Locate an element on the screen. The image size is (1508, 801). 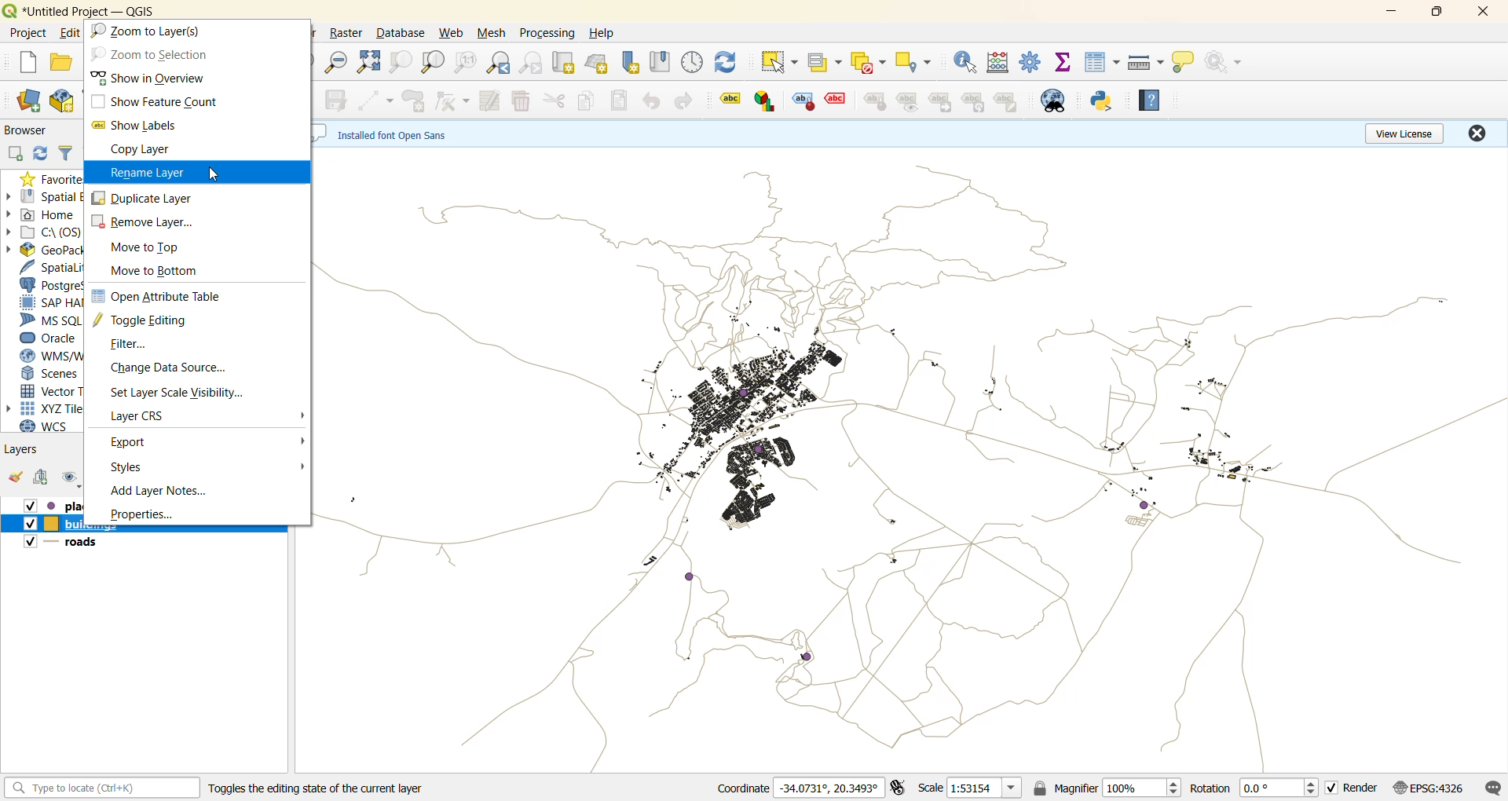
show labels is located at coordinates (139, 126).